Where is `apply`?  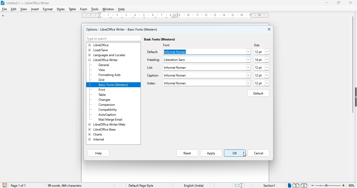 apply is located at coordinates (211, 153).